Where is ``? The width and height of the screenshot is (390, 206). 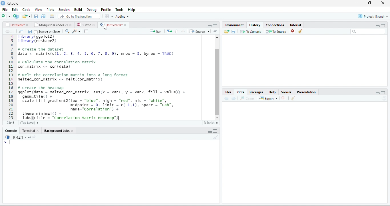  is located at coordinates (373, 92).